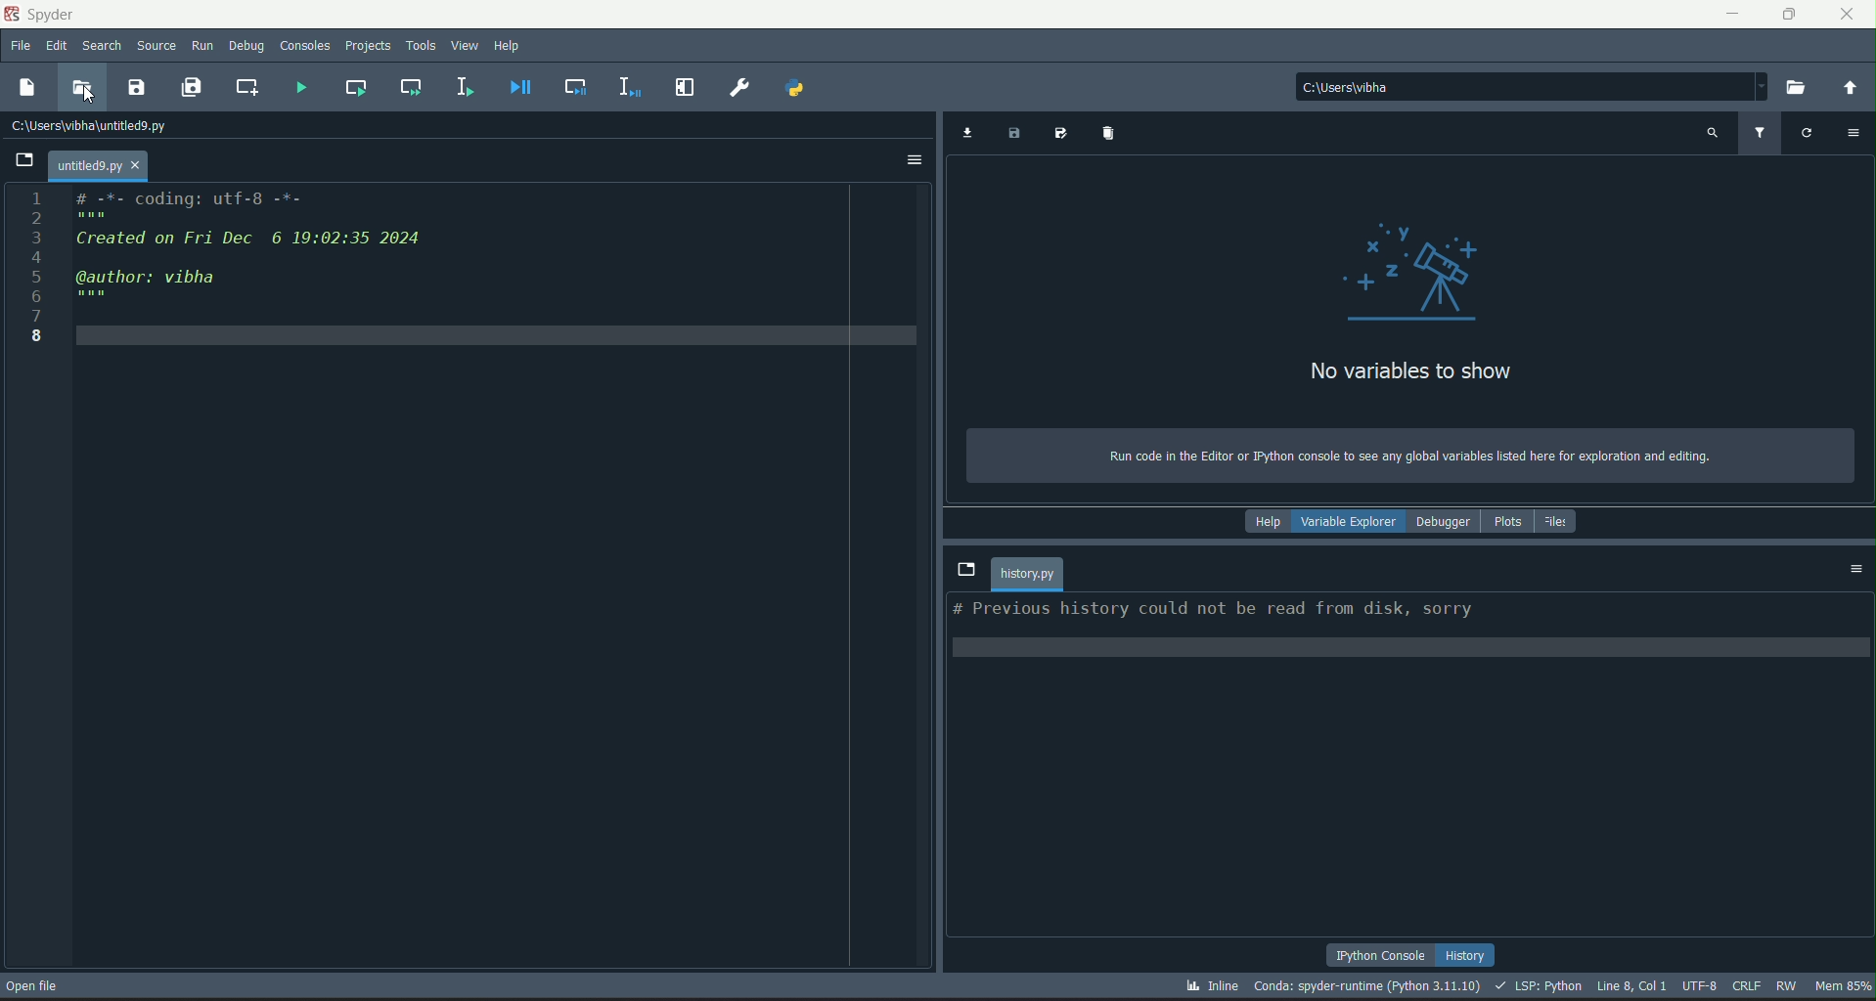 The height and width of the screenshot is (1001, 1876). What do you see at coordinates (801, 89) in the screenshot?
I see `pythonpath manager` at bounding box center [801, 89].